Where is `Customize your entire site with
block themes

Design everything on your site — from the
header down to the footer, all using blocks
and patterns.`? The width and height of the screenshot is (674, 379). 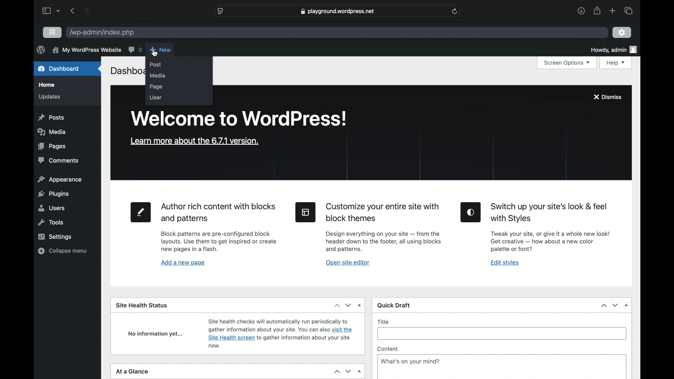
Customize your entire site with
block themes

Design everything on your site — from the
header down to the footer, all using blocks
and patterns. is located at coordinates (385, 227).